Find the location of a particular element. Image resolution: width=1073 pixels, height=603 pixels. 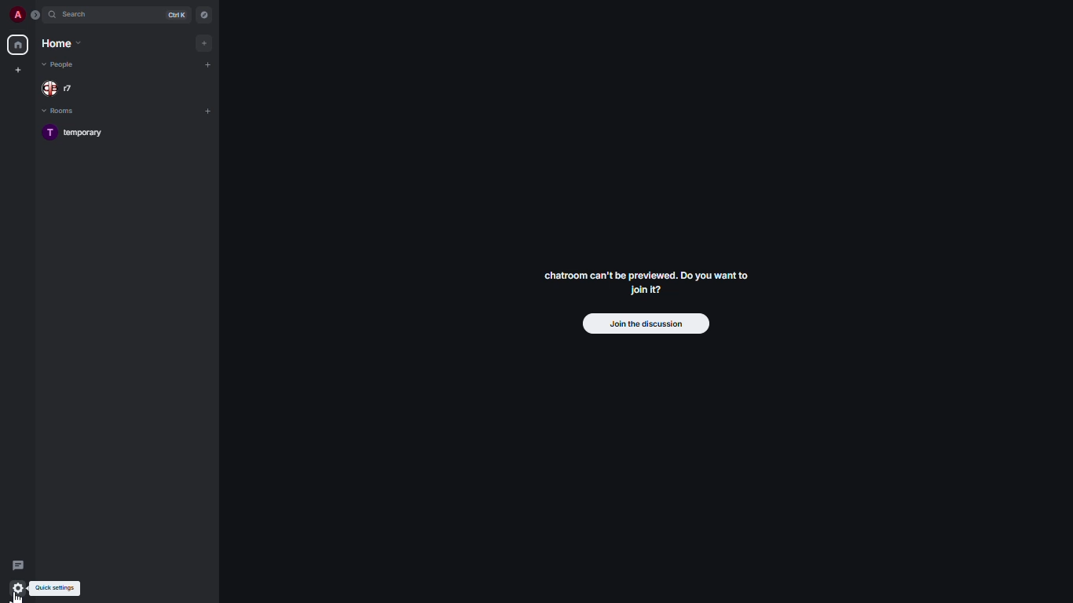

home is located at coordinates (19, 46).